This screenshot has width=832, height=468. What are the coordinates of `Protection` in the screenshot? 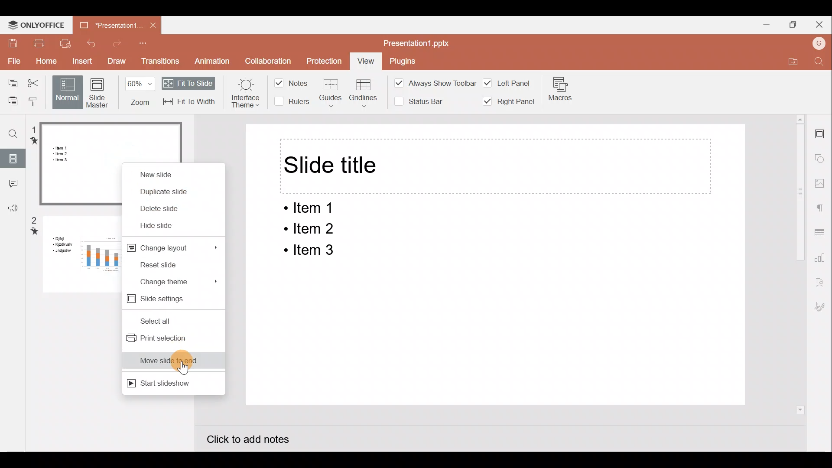 It's located at (323, 56).